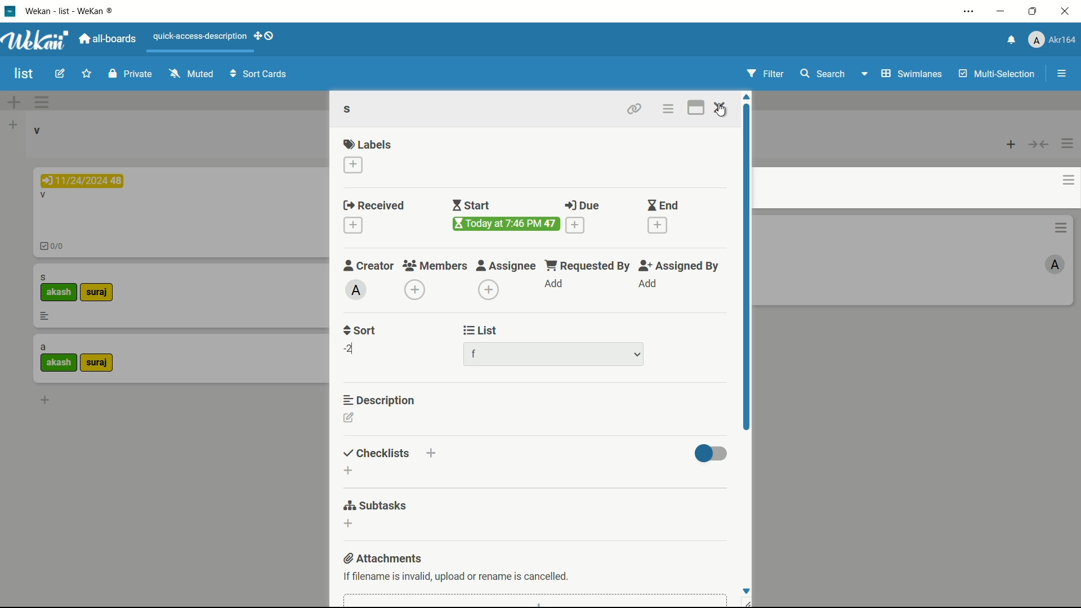 The height and width of the screenshot is (608, 1081). I want to click on due date, so click(82, 181).